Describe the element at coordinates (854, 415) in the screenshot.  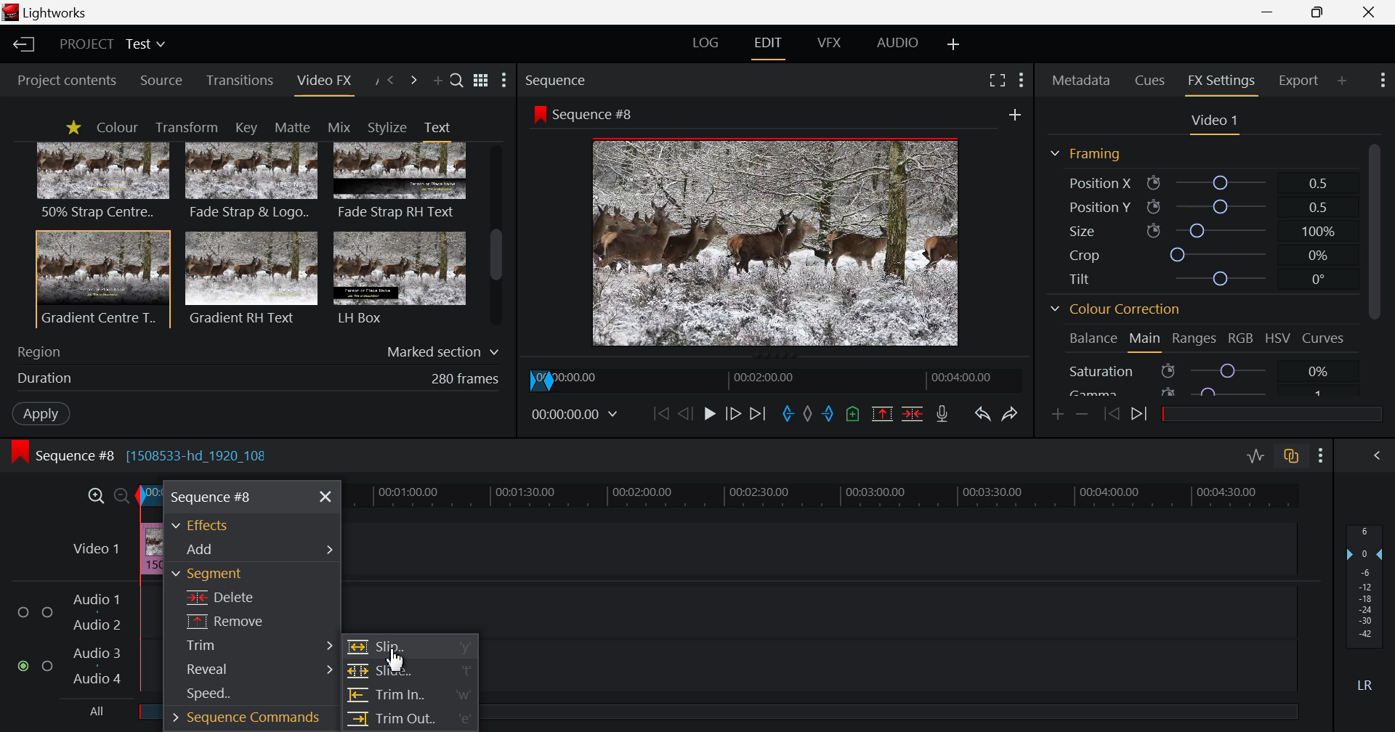
I see `Mark Cue` at that location.